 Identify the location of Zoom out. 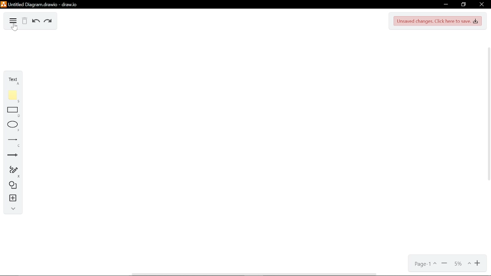
(444, 264).